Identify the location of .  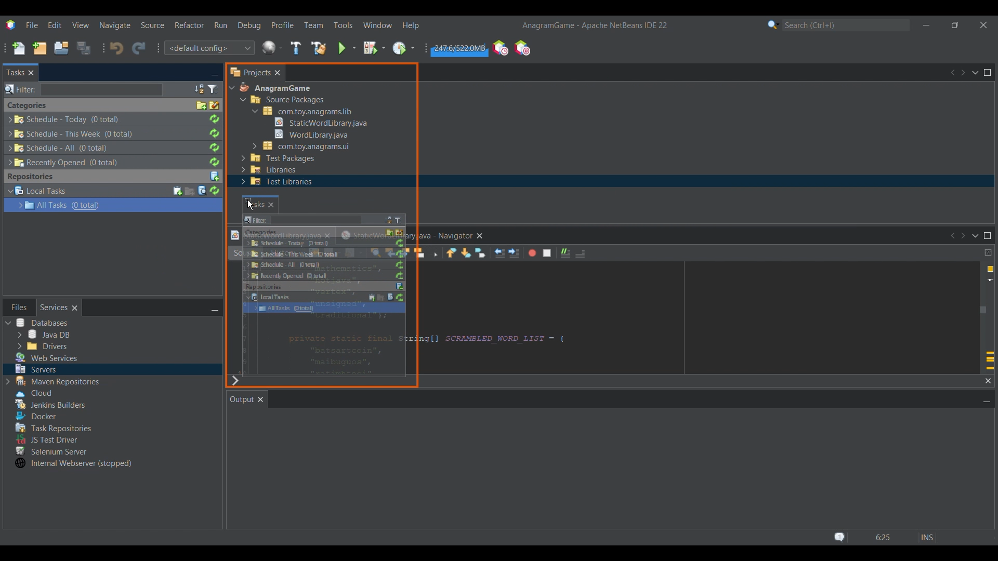
(287, 101).